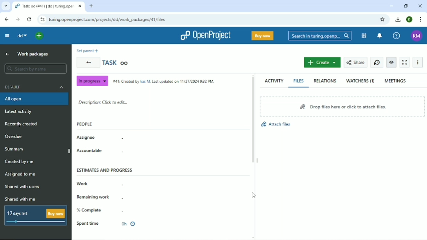  Describe the element at coordinates (92, 81) in the screenshot. I see `In progress` at that location.